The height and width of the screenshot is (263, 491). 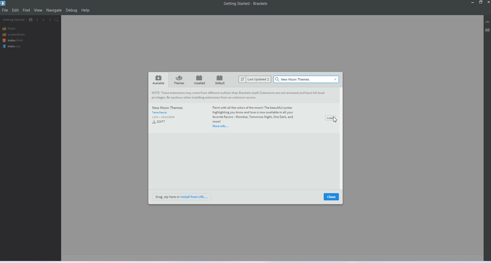 What do you see at coordinates (481, 3) in the screenshot?
I see `Maximize` at bounding box center [481, 3].